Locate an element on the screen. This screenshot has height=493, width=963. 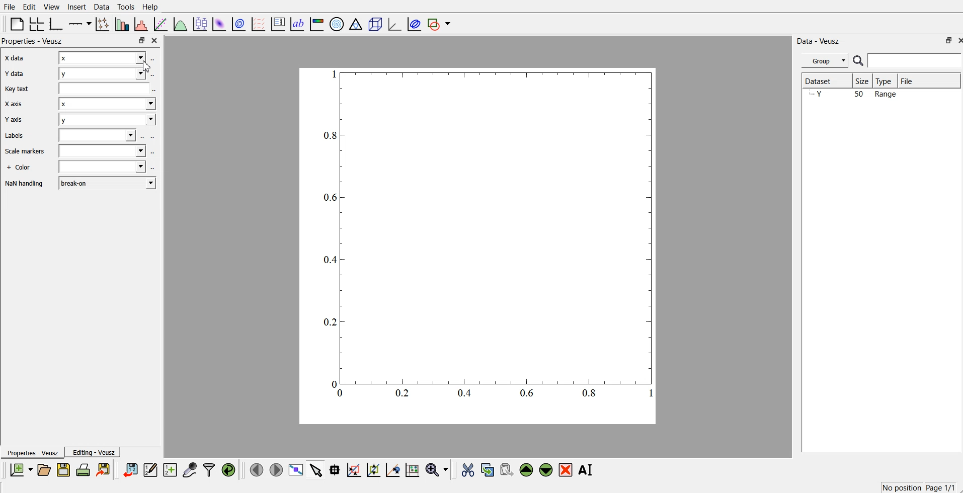
filter data is located at coordinates (209, 470).